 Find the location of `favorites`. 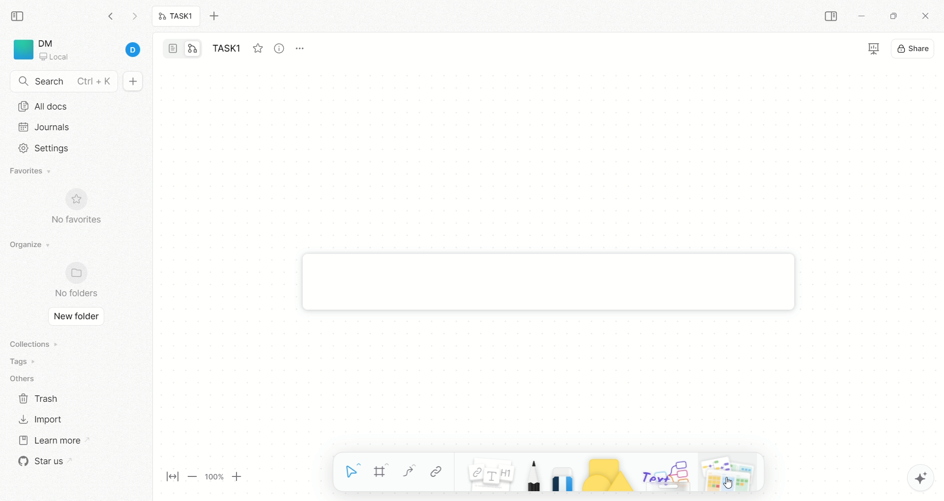

favorites is located at coordinates (257, 47).